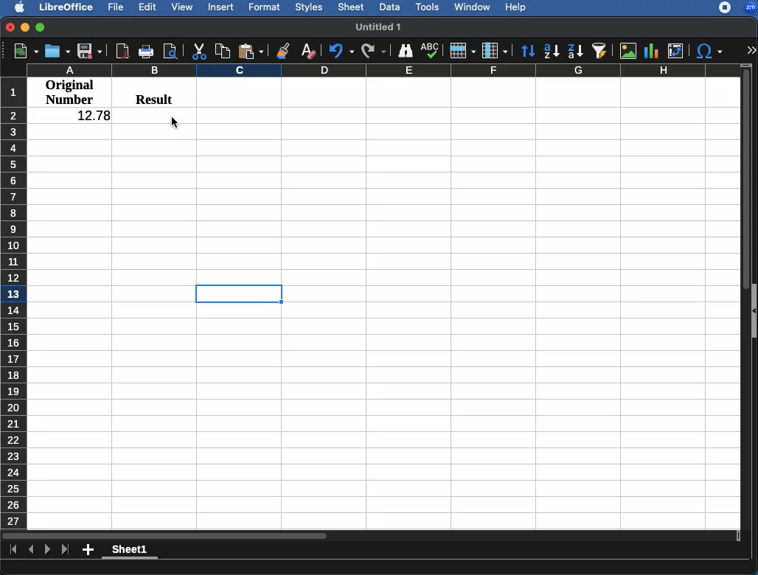 This screenshot has height=575, width=758. What do you see at coordinates (550, 52) in the screenshot?
I see `Ascending` at bounding box center [550, 52].